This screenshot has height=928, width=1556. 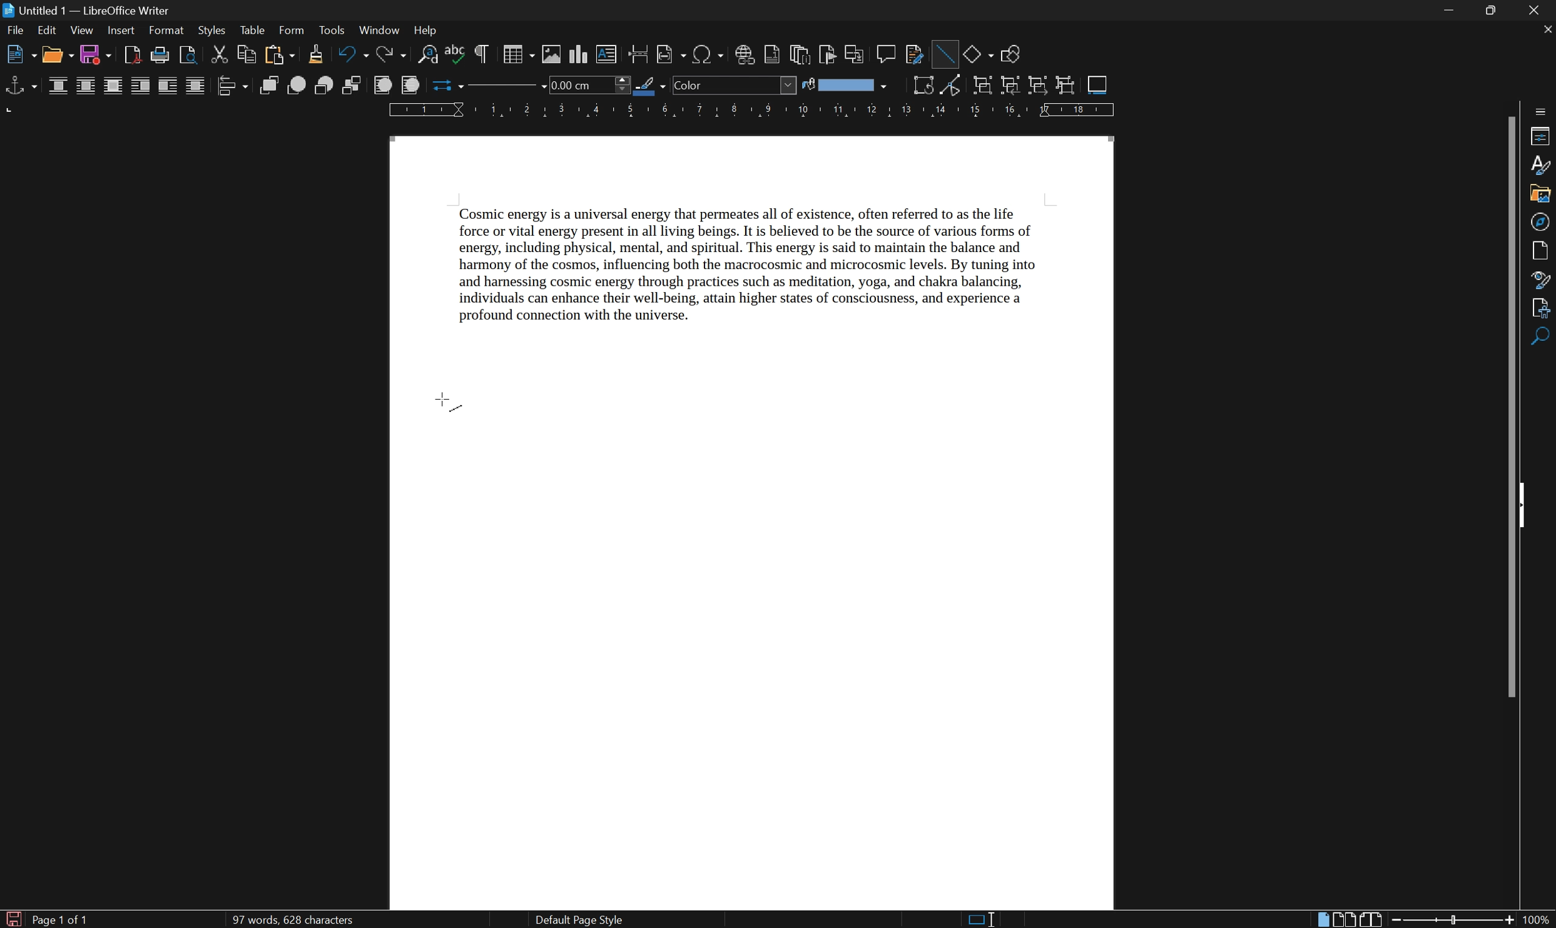 What do you see at coordinates (580, 54) in the screenshot?
I see `insert chart` at bounding box center [580, 54].